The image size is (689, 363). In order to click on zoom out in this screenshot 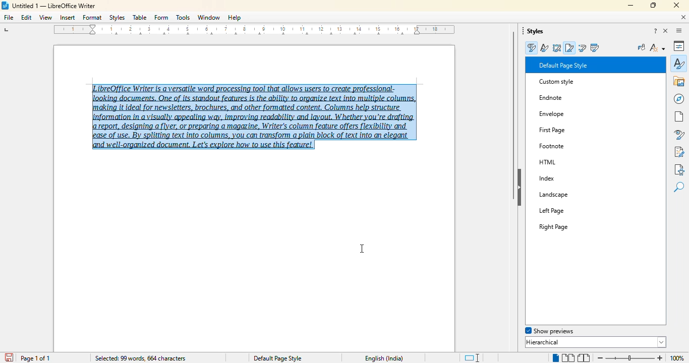, I will do `click(599, 357)`.